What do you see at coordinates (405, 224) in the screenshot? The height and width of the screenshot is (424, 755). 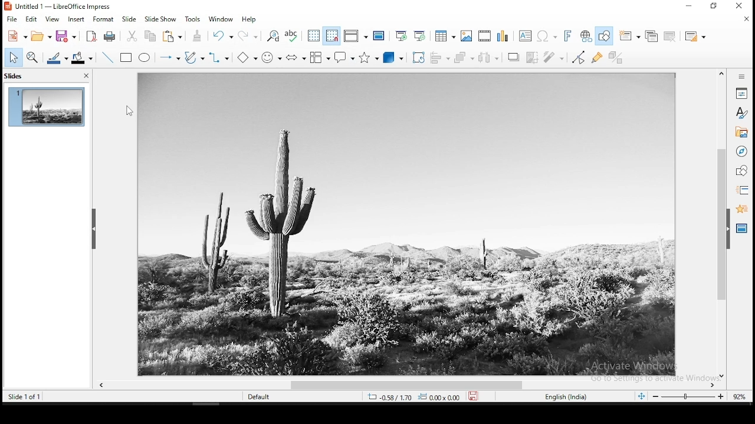 I see `background image` at bounding box center [405, 224].